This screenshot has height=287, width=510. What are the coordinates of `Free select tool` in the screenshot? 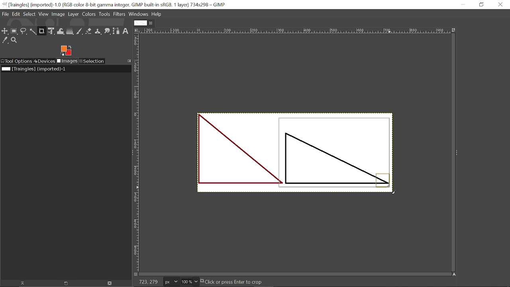 It's located at (24, 31).